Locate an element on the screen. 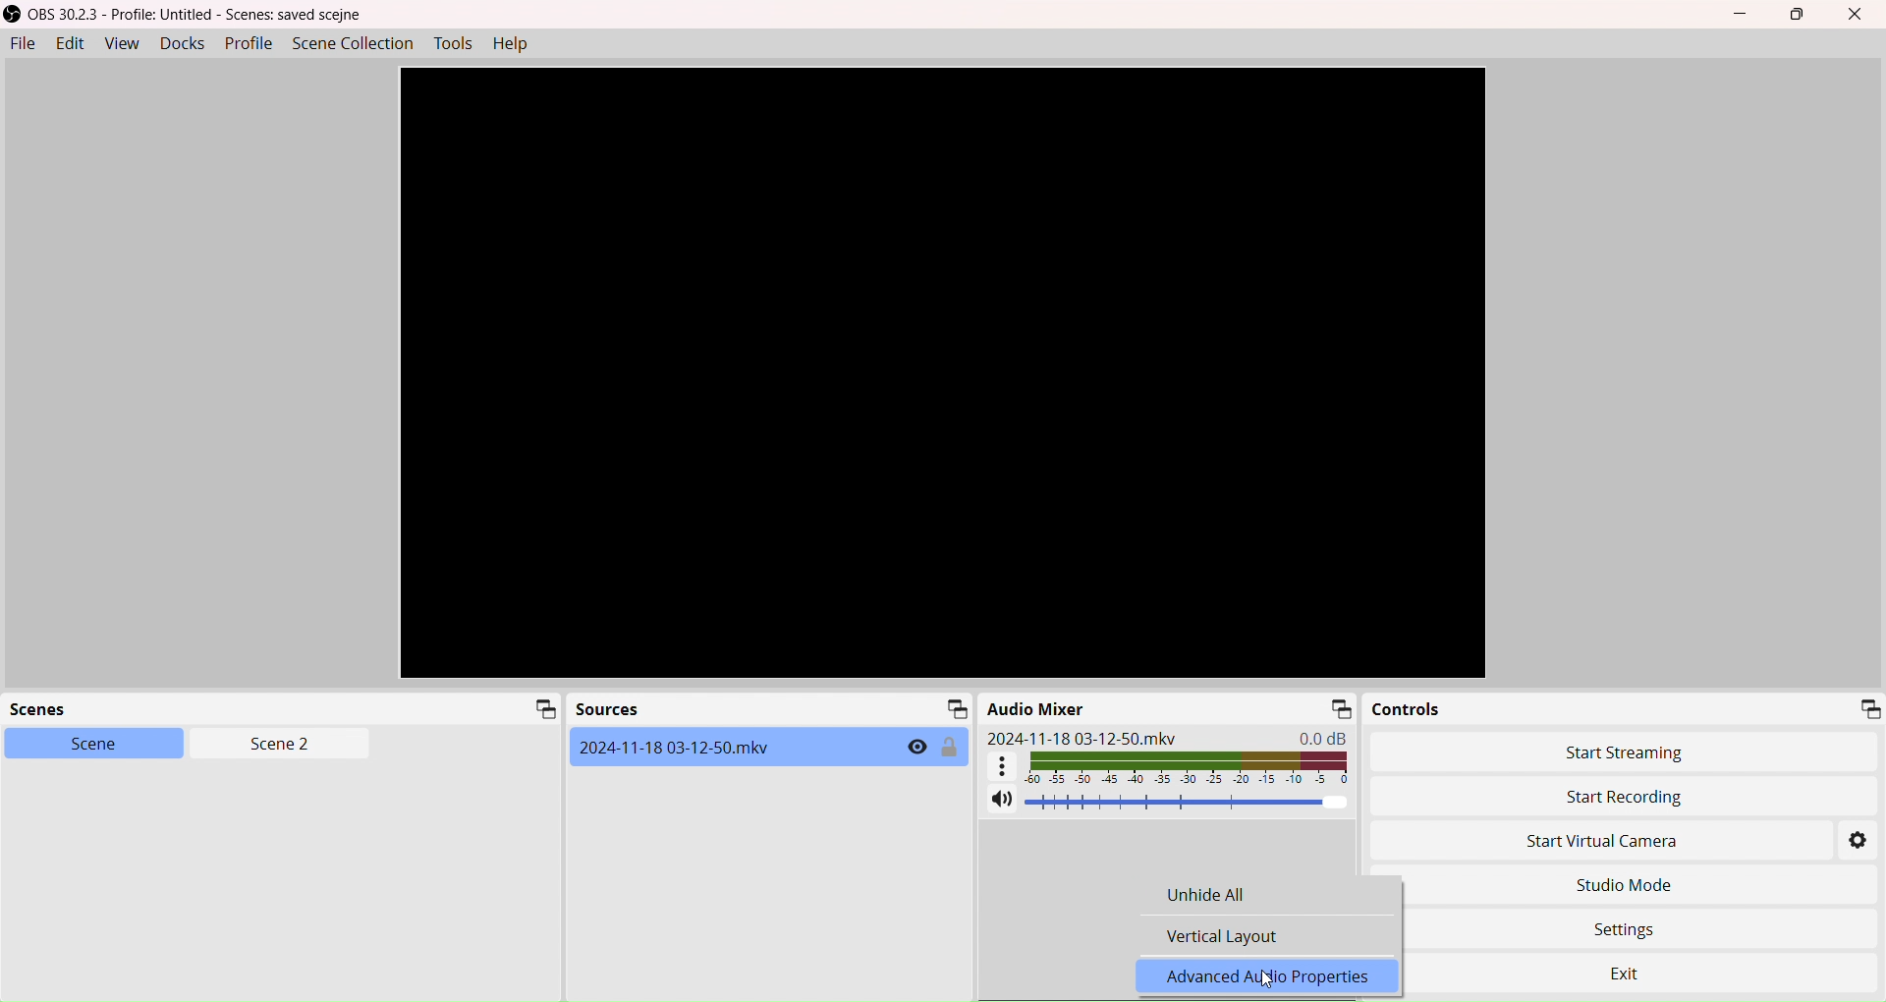  Docks is located at coordinates (180, 42).